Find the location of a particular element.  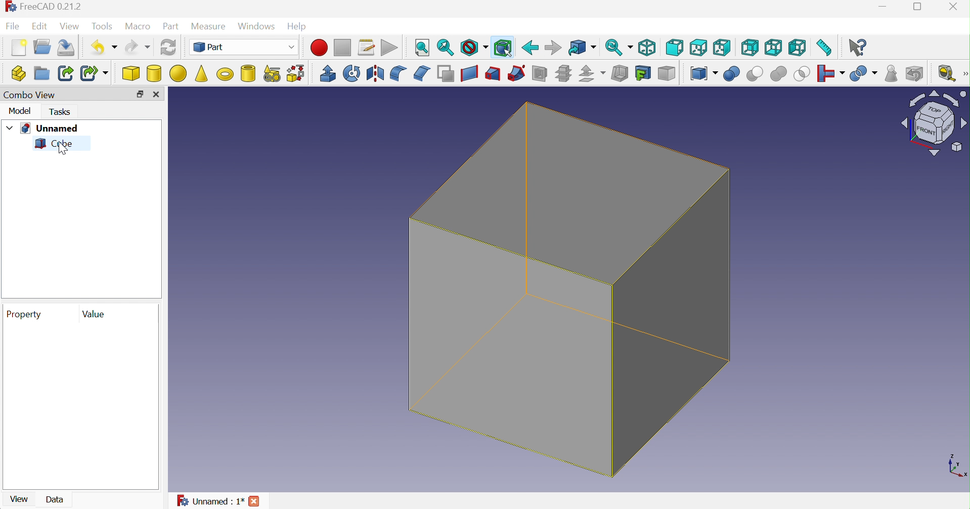

Help is located at coordinates (298, 26).